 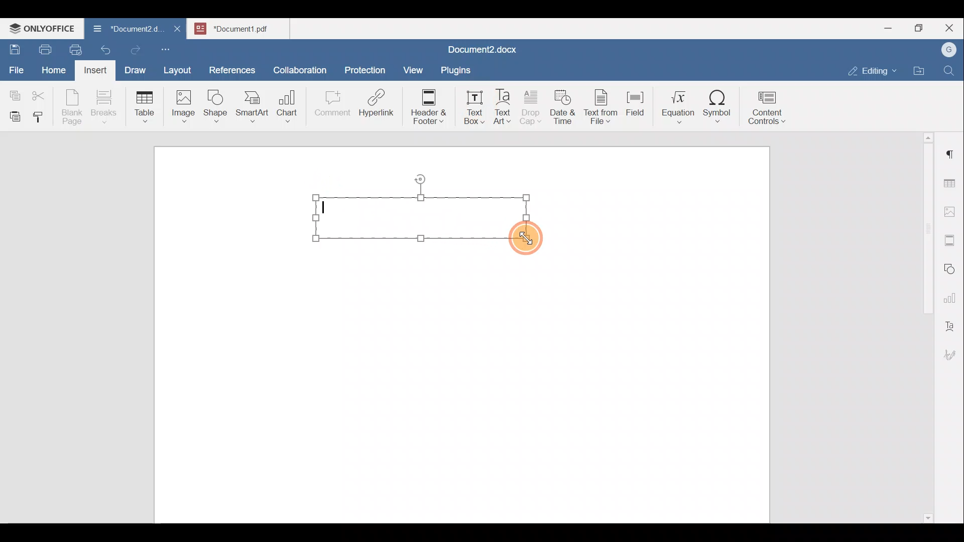 What do you see at coordinates (414, 67) in the screenshot?
I see `View` at bounding box center [414, 67].